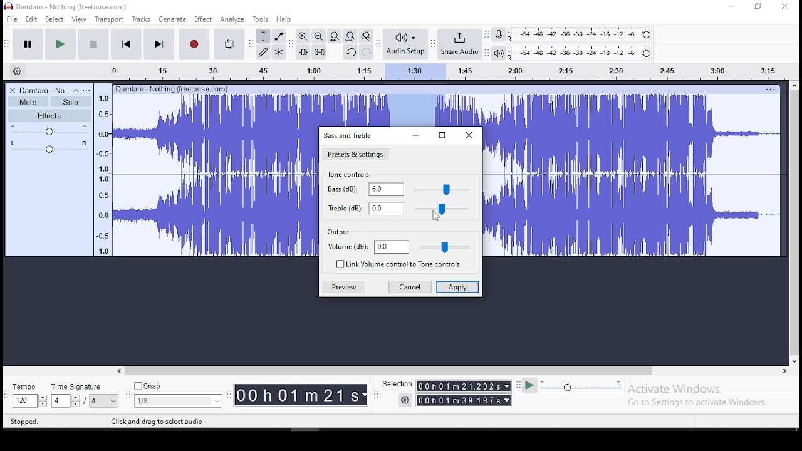 The height and width of the screenshot is (451, 802). What do you see at coordinates (215, 215) in the screenshot?
I see `audio track` at bounding box center [215, 215].